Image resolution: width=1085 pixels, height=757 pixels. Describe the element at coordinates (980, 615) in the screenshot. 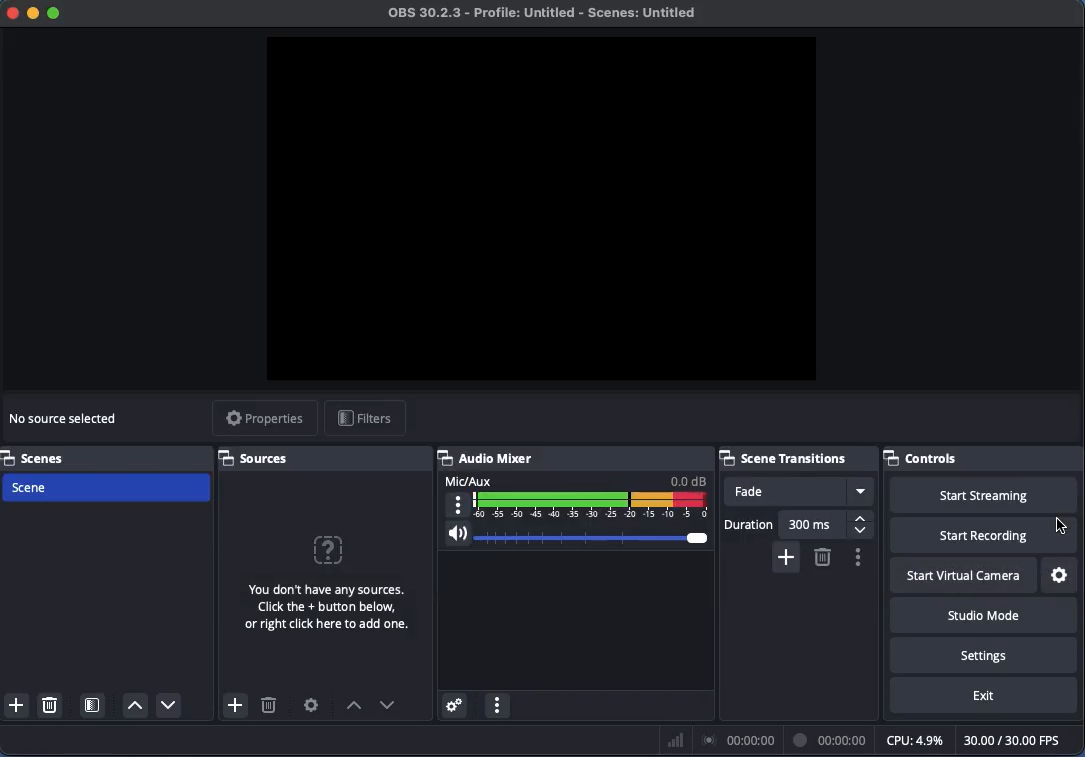

I see `Studio mode` at that location.